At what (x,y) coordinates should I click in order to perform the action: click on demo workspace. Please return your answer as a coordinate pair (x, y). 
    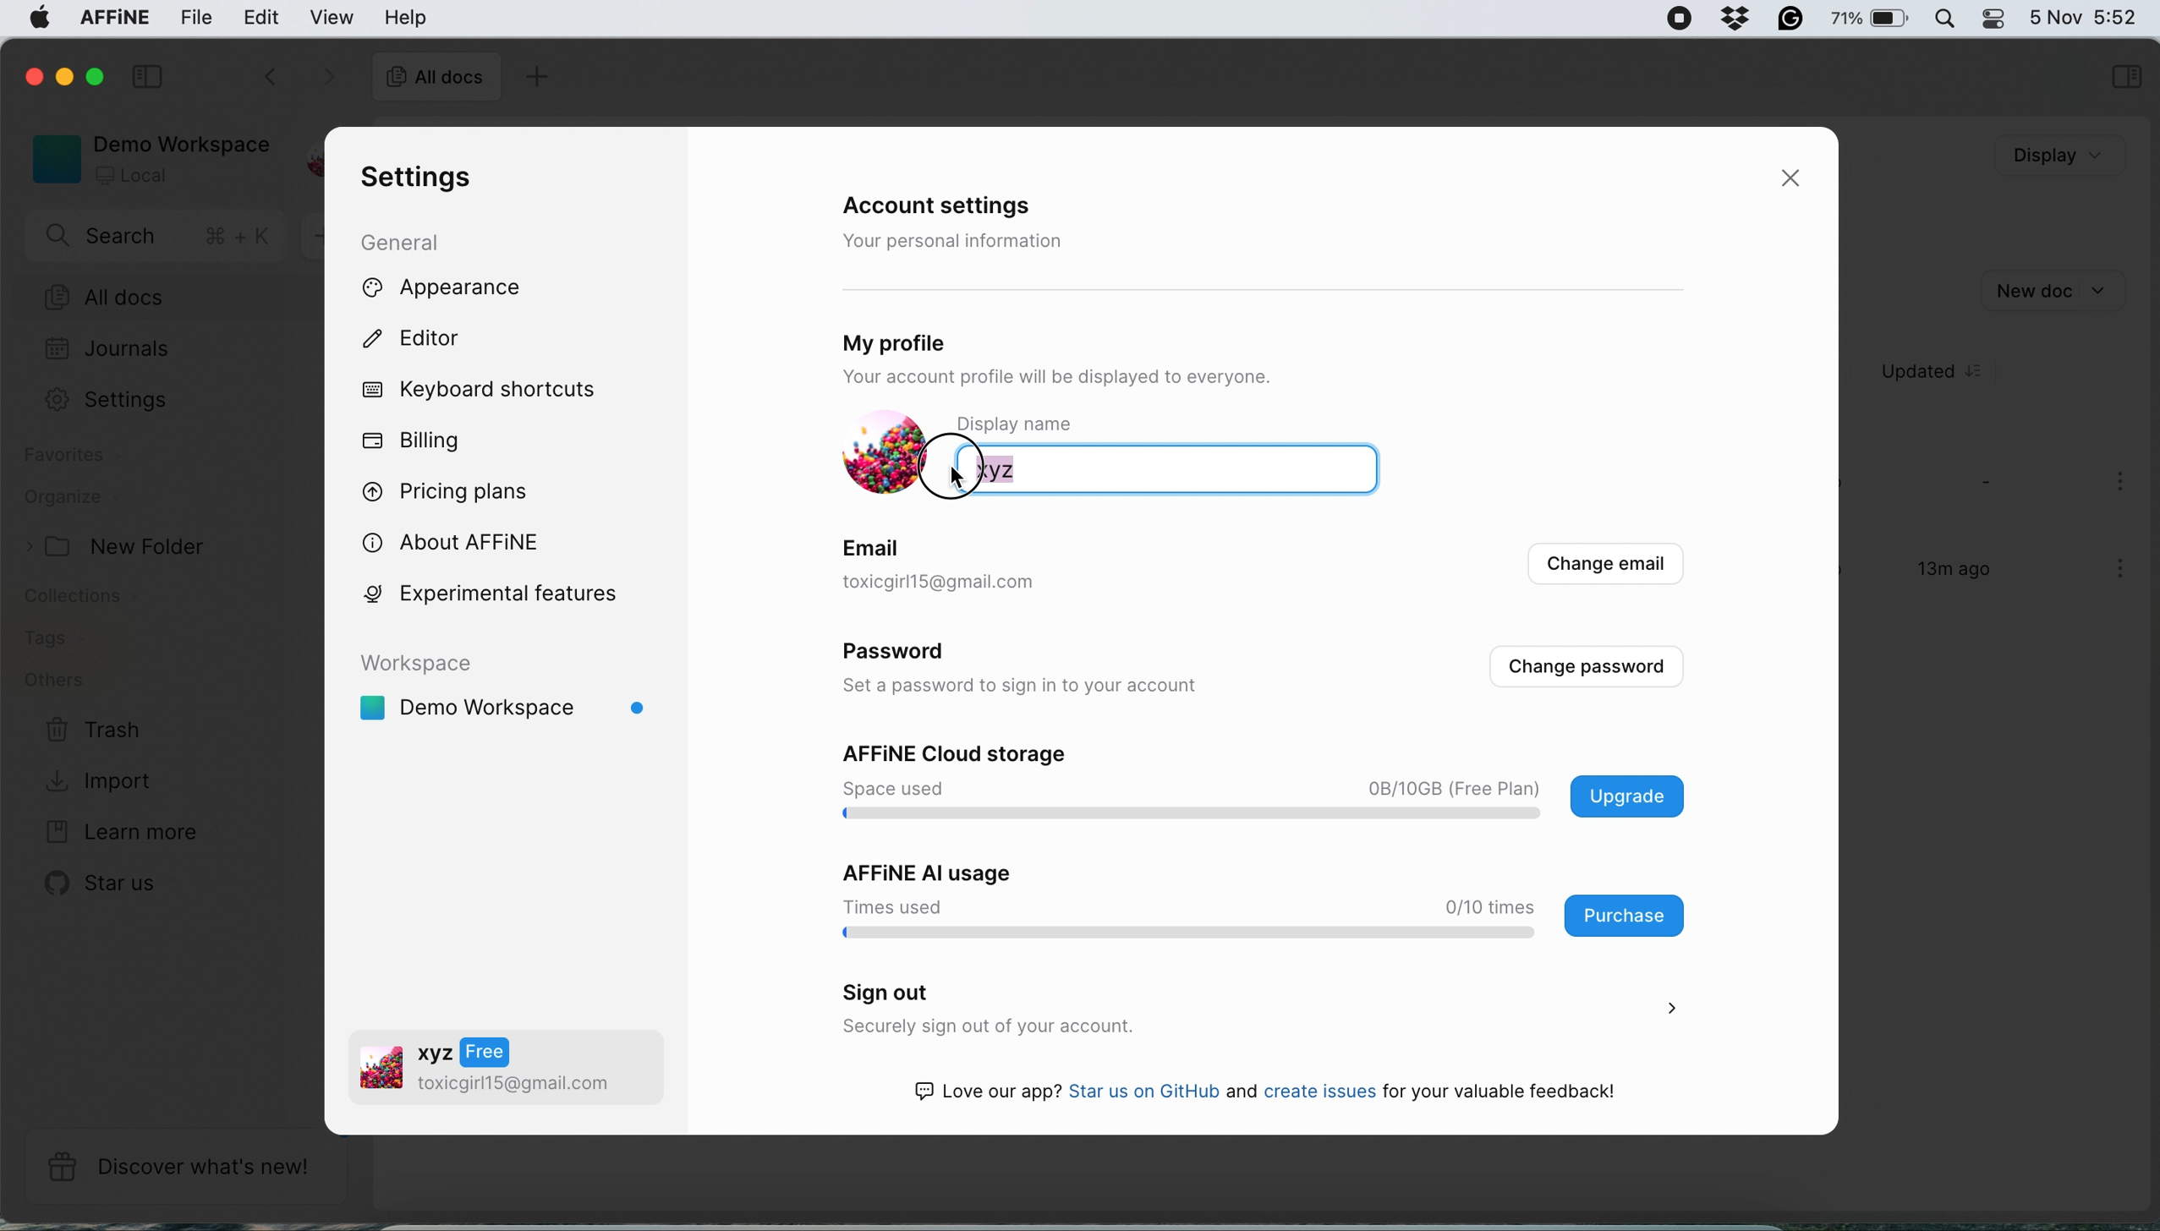
    Looking at the image, I should click on (511, 695).